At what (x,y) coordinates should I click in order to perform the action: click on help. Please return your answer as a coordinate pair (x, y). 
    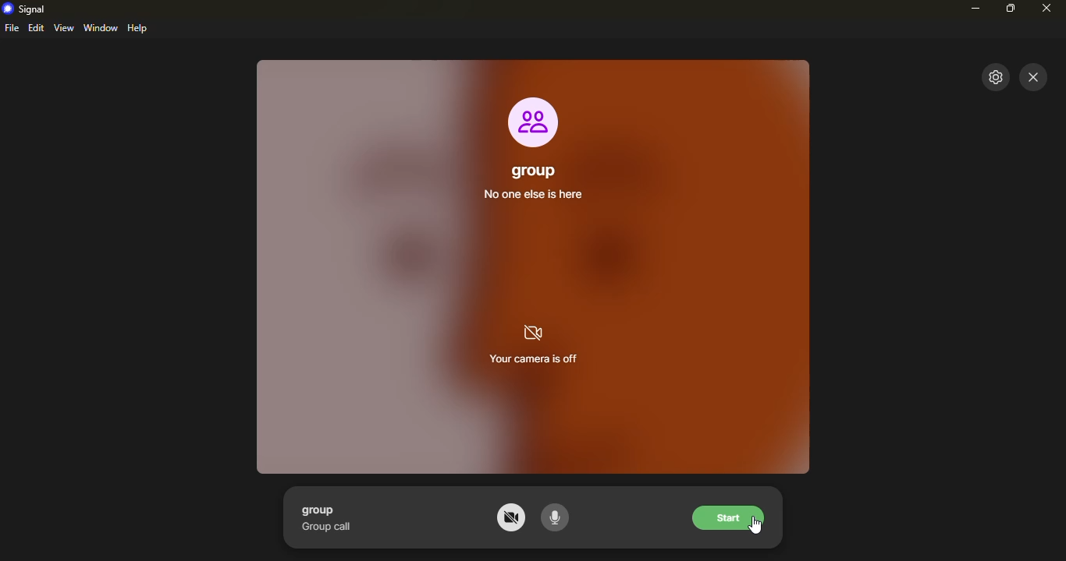
    Looking at the image, I should click on (140, 28).